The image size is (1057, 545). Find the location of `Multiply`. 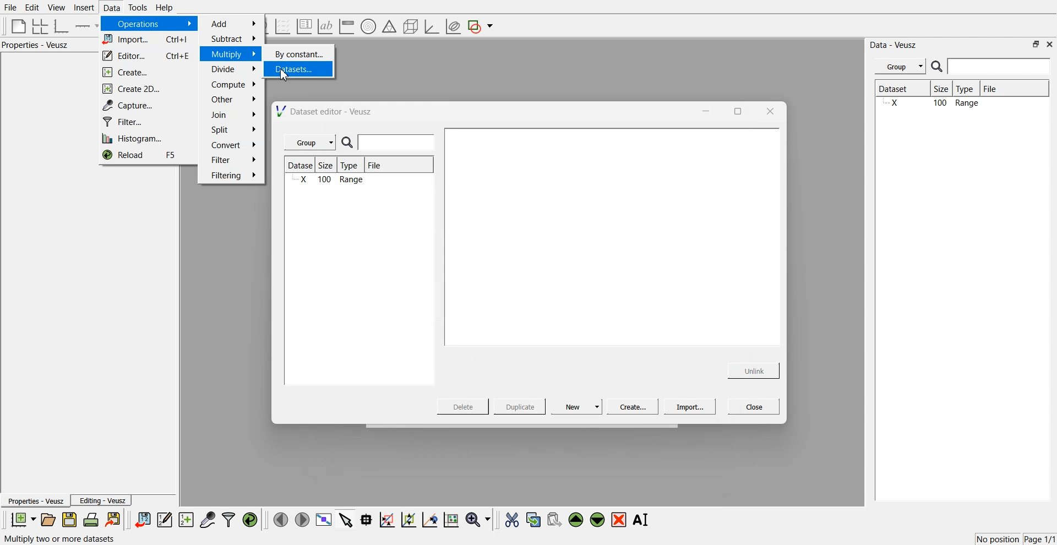

Multiply is located at coordinates (233, 53).